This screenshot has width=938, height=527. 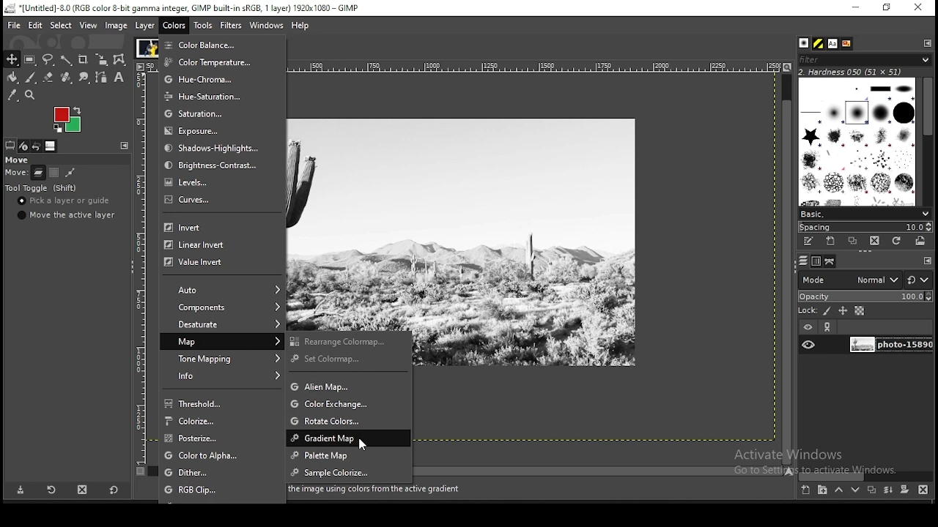 What do you see at coordinates (849, 279) in the screenshot?
I see `mode` at bounding box center [849, 279].